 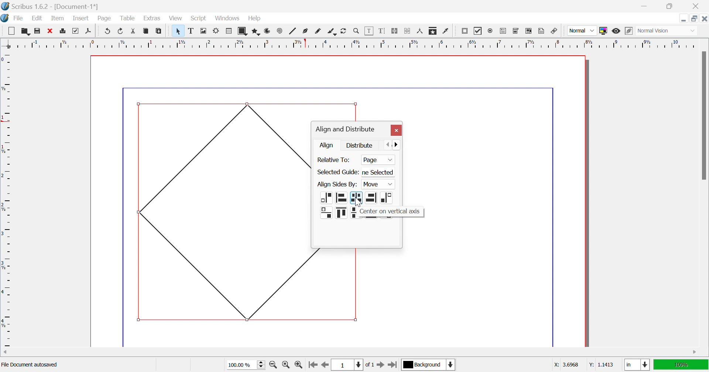 I want to click on Go to the next page, so click(x=381, y=366).